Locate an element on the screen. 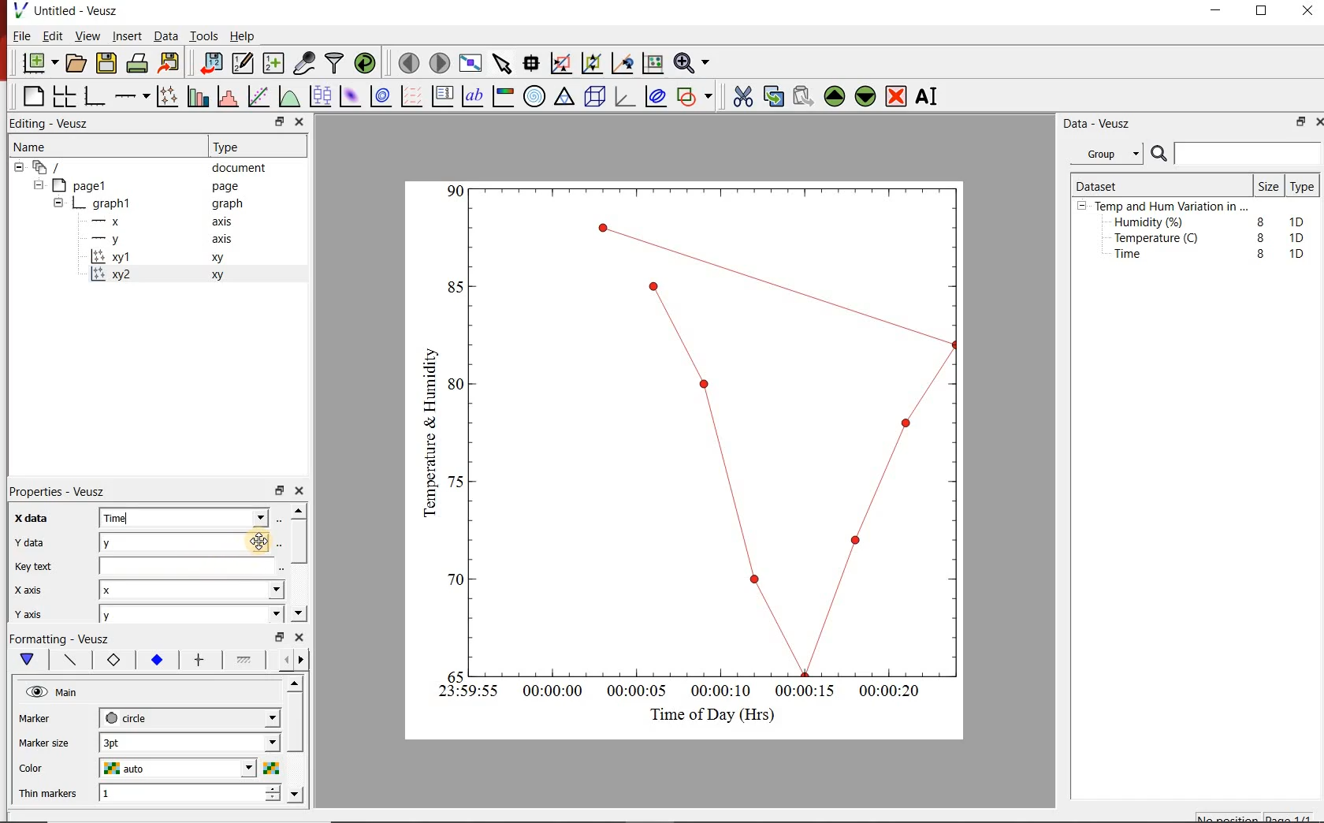 The width and height of the screenshot is (1324, 823). import data into Veusz is located at coordinates (210, 61).